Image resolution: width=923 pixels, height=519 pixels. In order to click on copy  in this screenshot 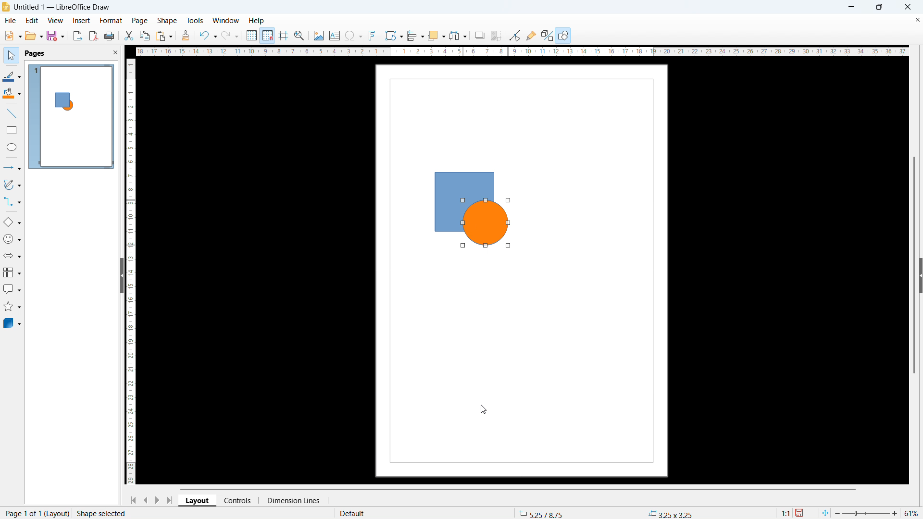, I will do `click(145, 36)`.